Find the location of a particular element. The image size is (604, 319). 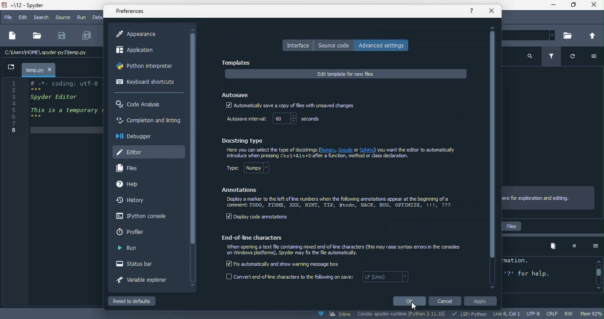

source code is located at coordinates (334, 45).